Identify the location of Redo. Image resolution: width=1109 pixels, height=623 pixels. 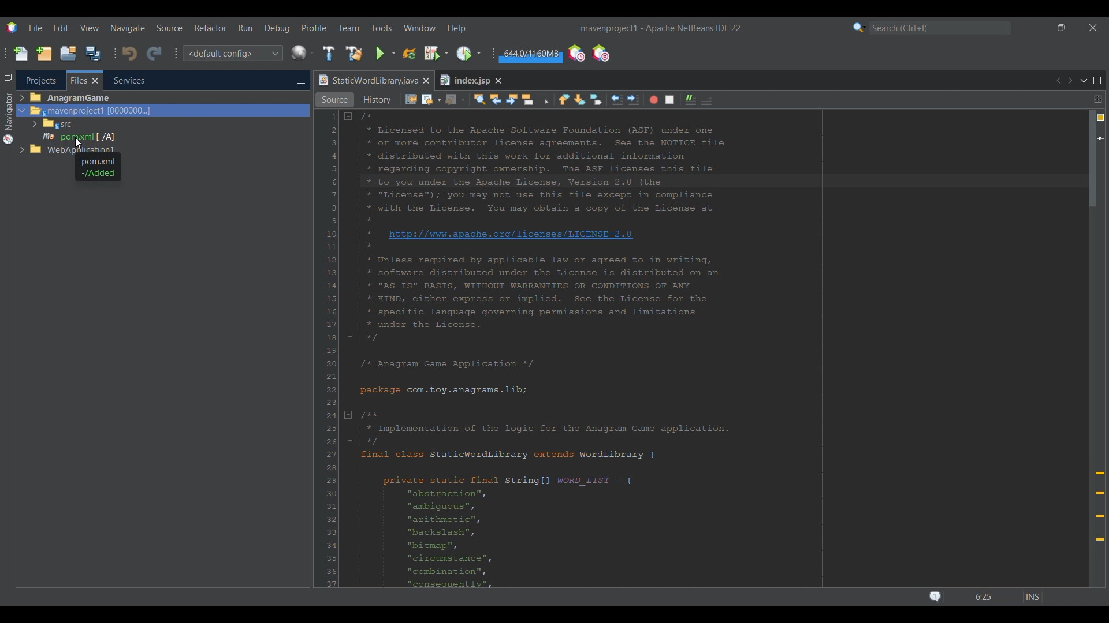
(154, 54).